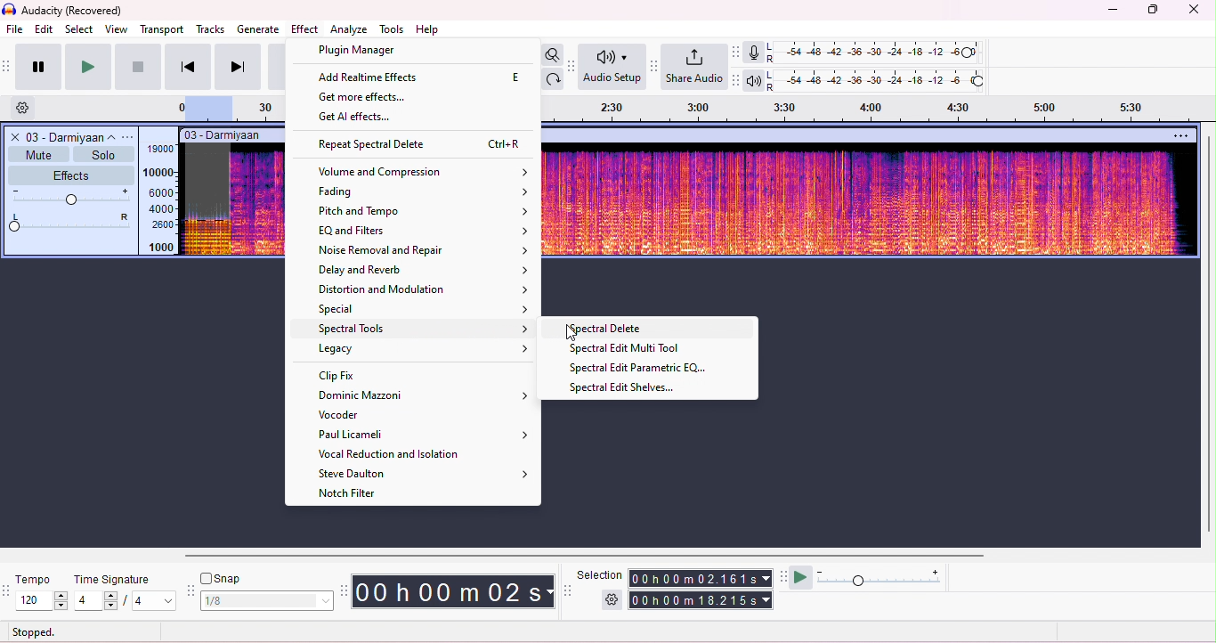 This screenshot has height=643, width=1216. Describe the element at coordinates (880, 80) in the screenshot. I see `playback level` at that location.